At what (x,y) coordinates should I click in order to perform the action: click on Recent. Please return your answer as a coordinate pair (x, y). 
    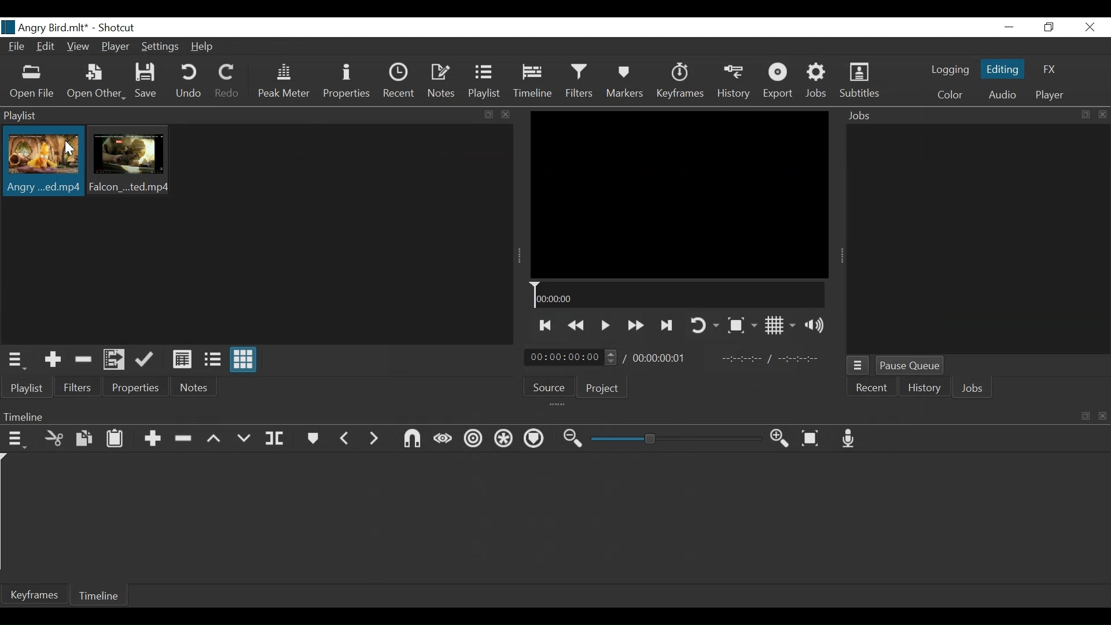
    Looking at the image, I should click on (399, 83).